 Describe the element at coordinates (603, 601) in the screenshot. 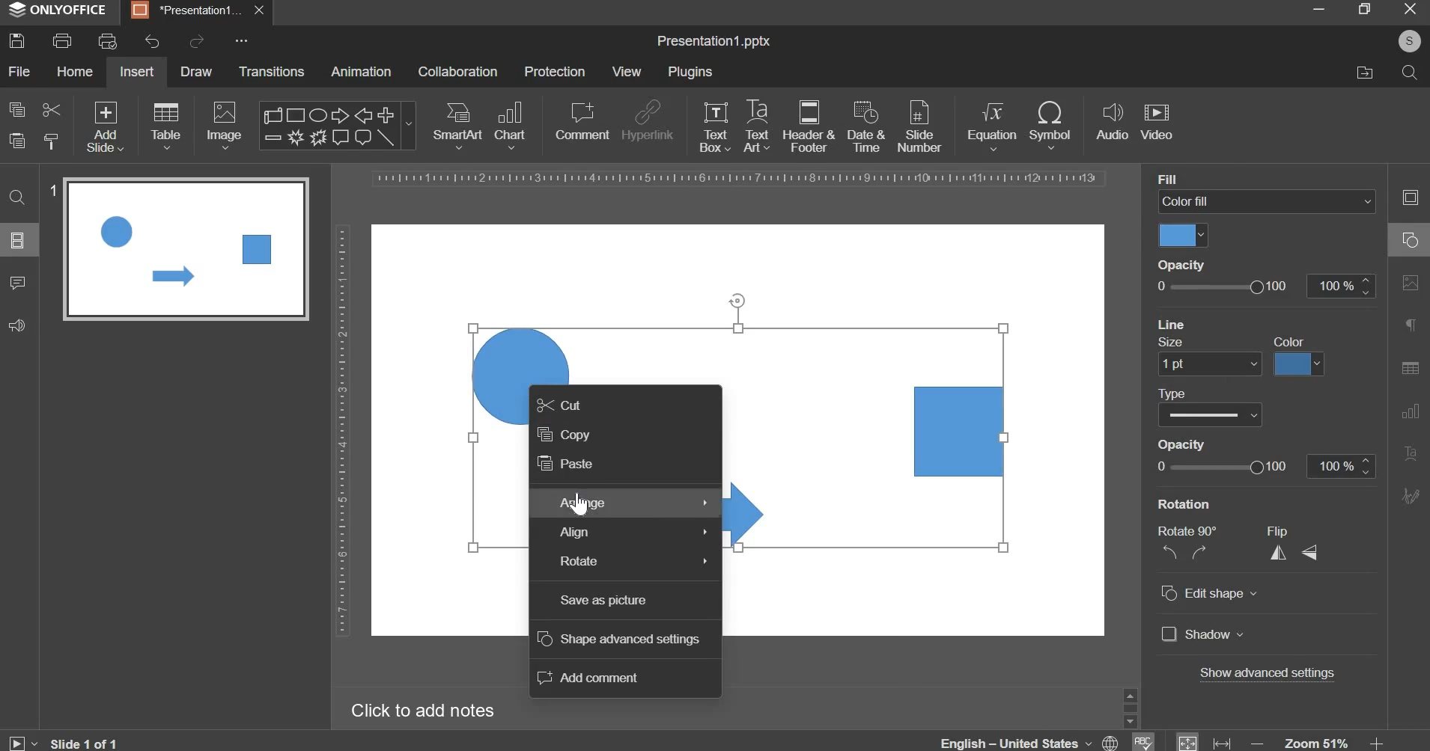

I see `save as picture` at that location.